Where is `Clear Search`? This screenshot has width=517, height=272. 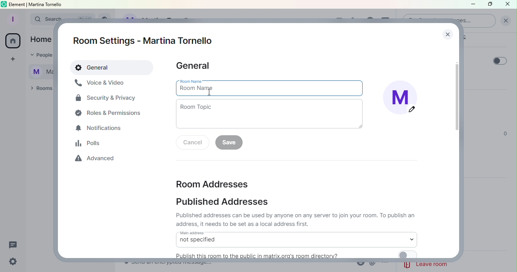 Clear Search is located at coordinates (506, 21).